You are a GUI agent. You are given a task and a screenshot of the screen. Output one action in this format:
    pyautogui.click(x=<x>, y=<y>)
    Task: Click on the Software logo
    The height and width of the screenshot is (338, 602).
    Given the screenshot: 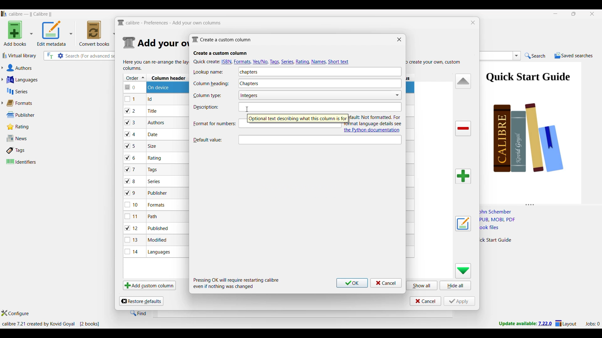 What is the action you would take?
    pyautogui.click(x=4, y=14)
    